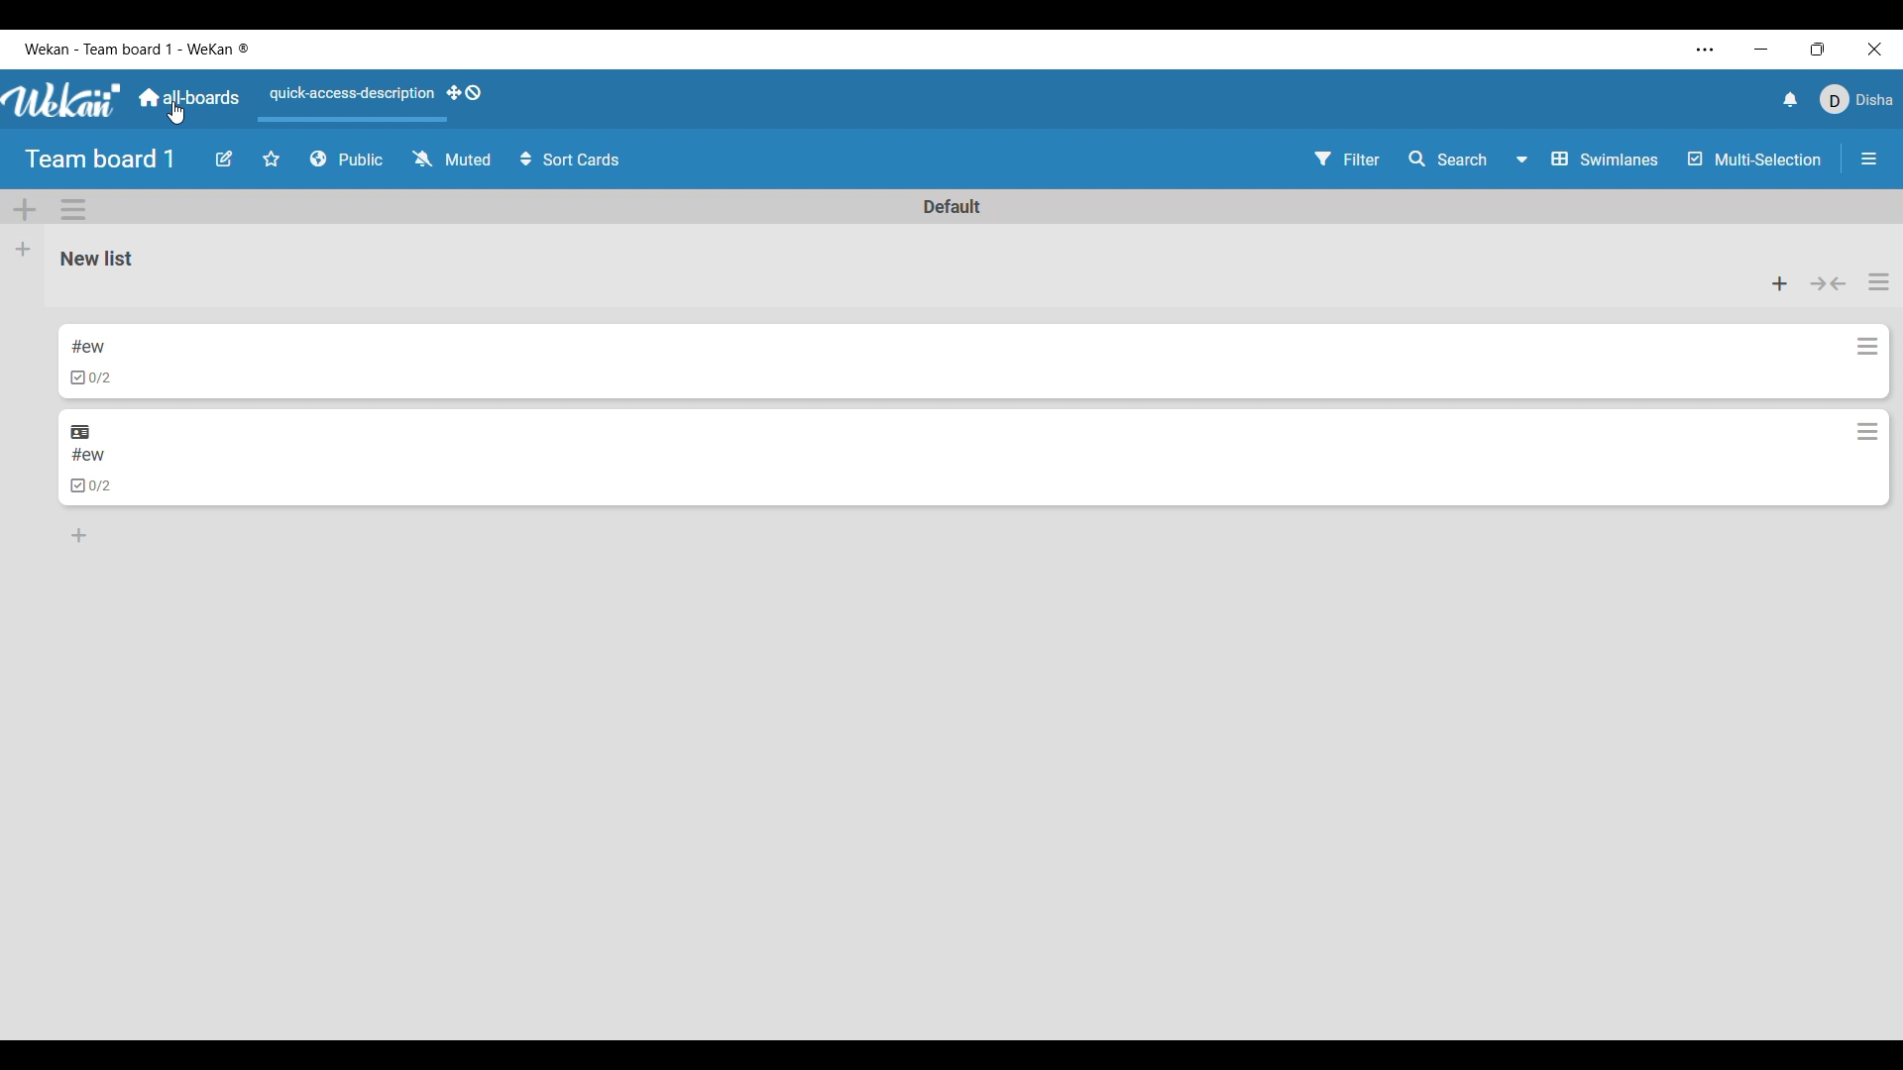 This screenshot has width=1903, height=1070. I want to click on Show interface in smaller tab, so click(1818, 50).